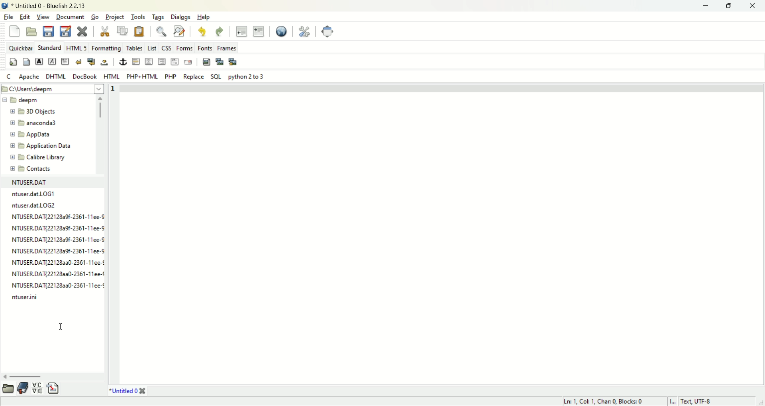 The width and height of the screenshot is (765, 406). I want to click on folder name, so click(41, 156).